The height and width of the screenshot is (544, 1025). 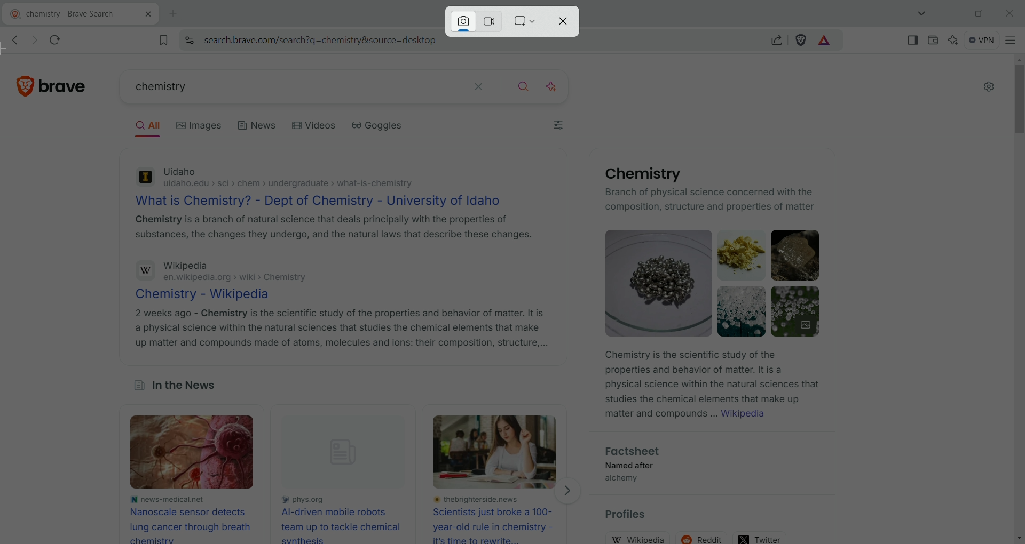 What do you see at coordinates (316, 127) in the screenshot?
I see `Videos` at bounding box center [316, 127].